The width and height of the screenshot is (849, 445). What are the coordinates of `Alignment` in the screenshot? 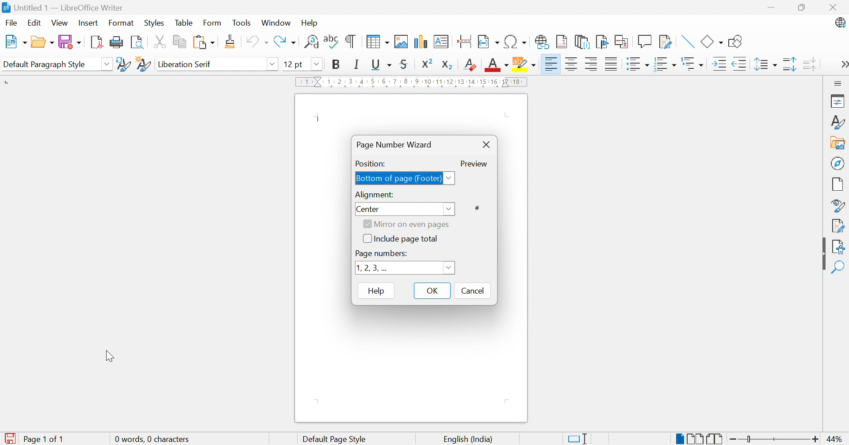 It's located at (375, 195).